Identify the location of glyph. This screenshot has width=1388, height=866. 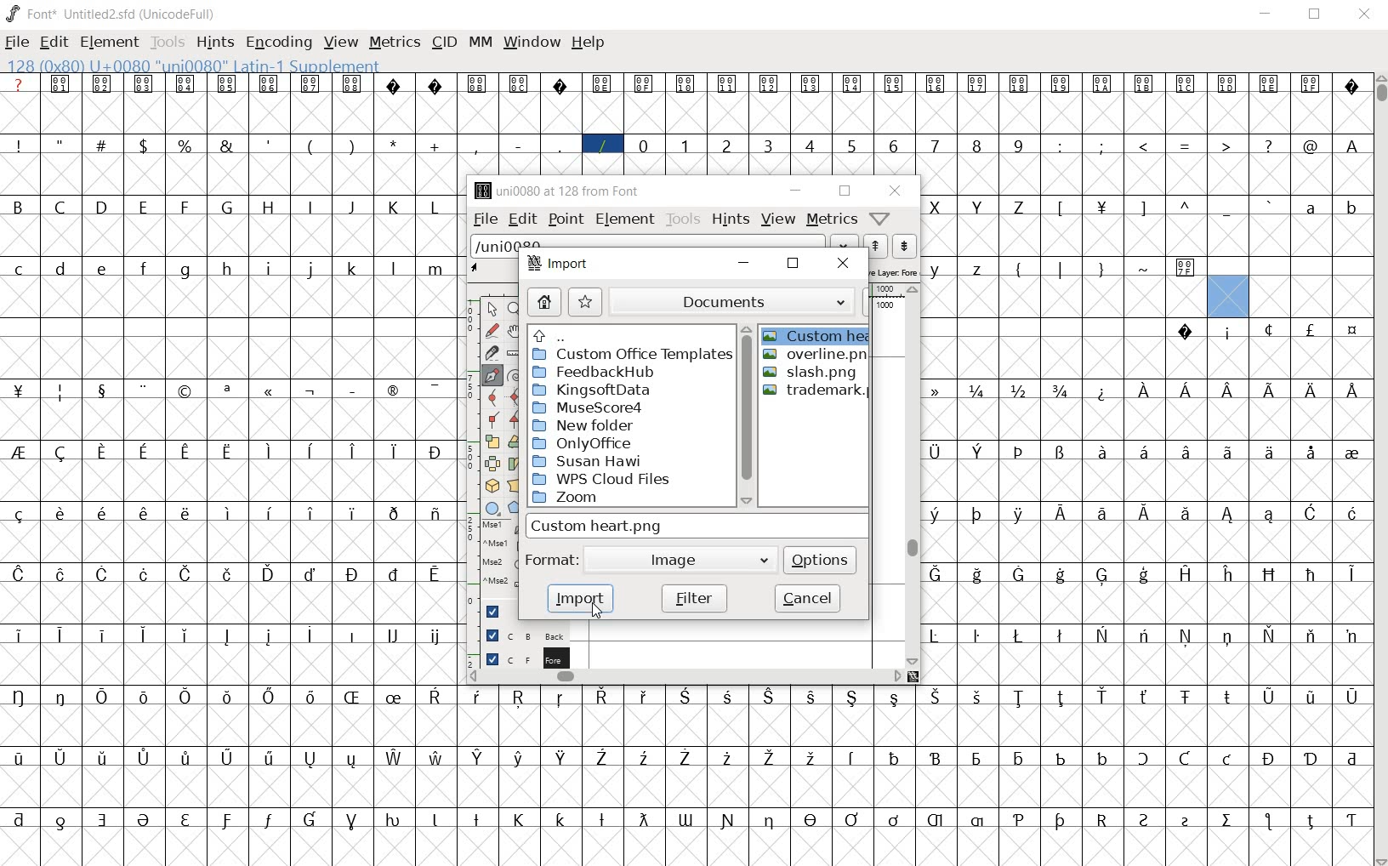
(1353, 210).